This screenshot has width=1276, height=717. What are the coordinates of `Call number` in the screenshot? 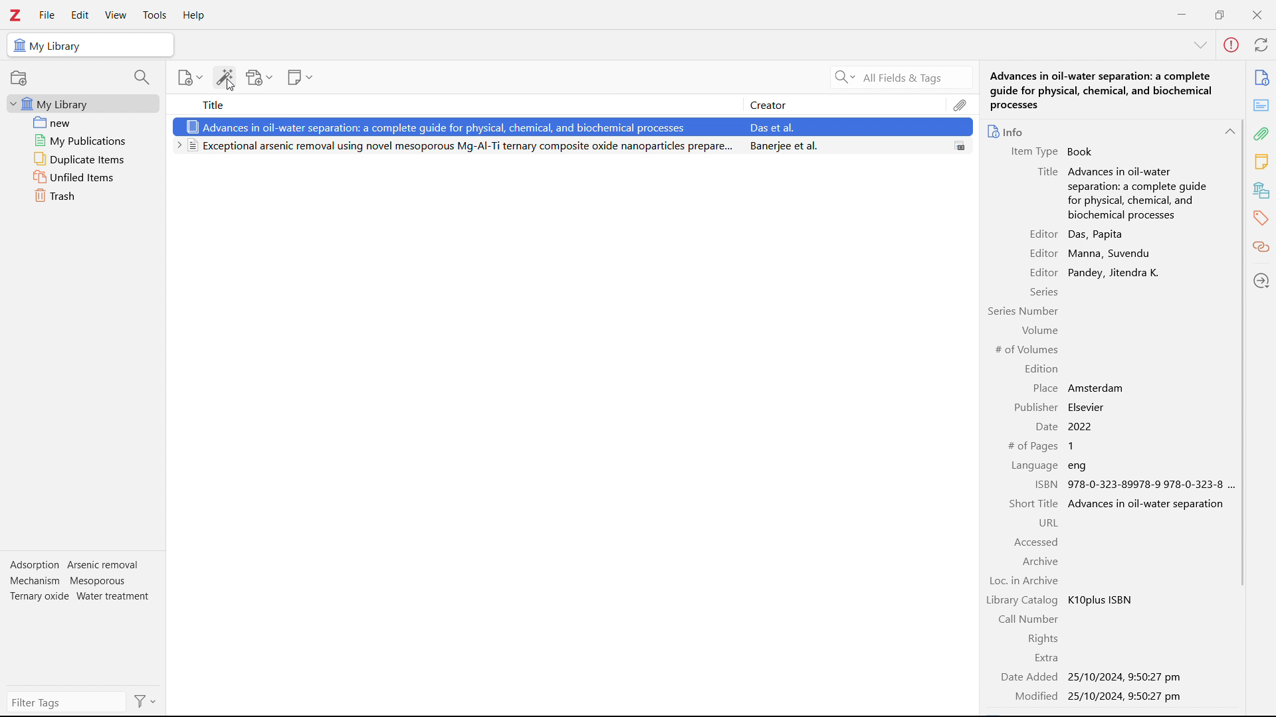 It's located at (1029, 619).